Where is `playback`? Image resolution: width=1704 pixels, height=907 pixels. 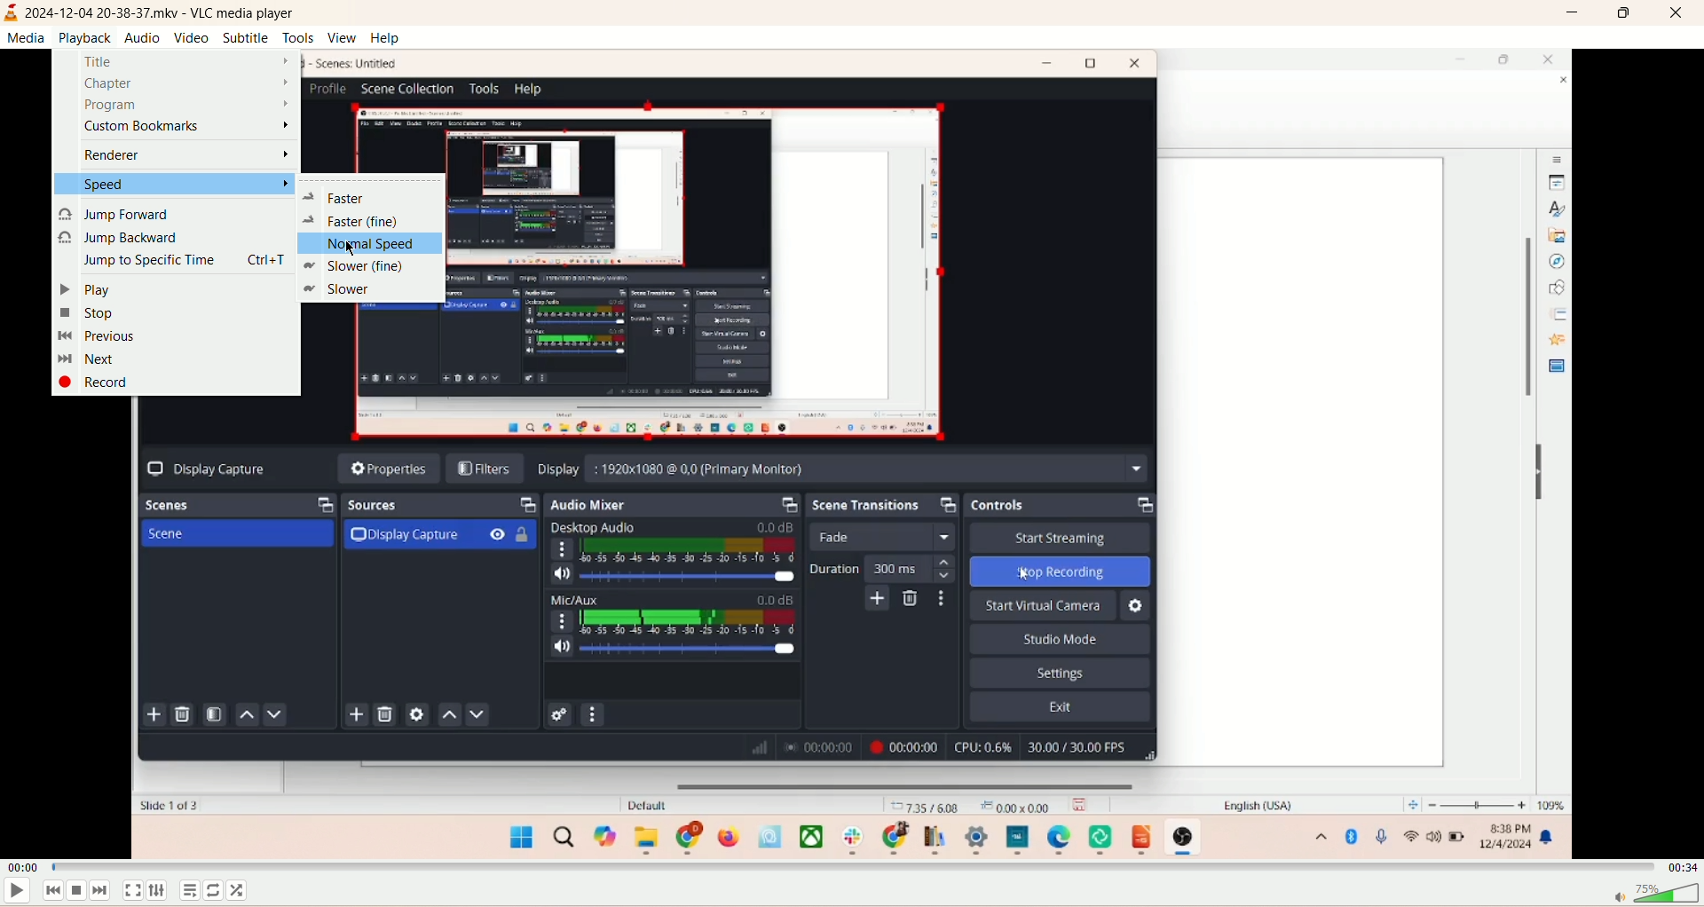 playback is located at coordinates (83, 39).